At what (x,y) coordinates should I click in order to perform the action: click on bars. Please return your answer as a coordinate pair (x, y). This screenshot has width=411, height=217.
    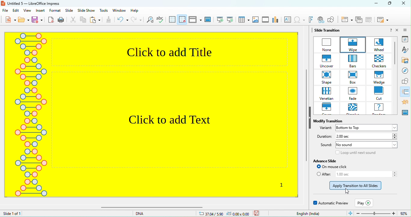
    Looking at the image, I should click on (356, 61).